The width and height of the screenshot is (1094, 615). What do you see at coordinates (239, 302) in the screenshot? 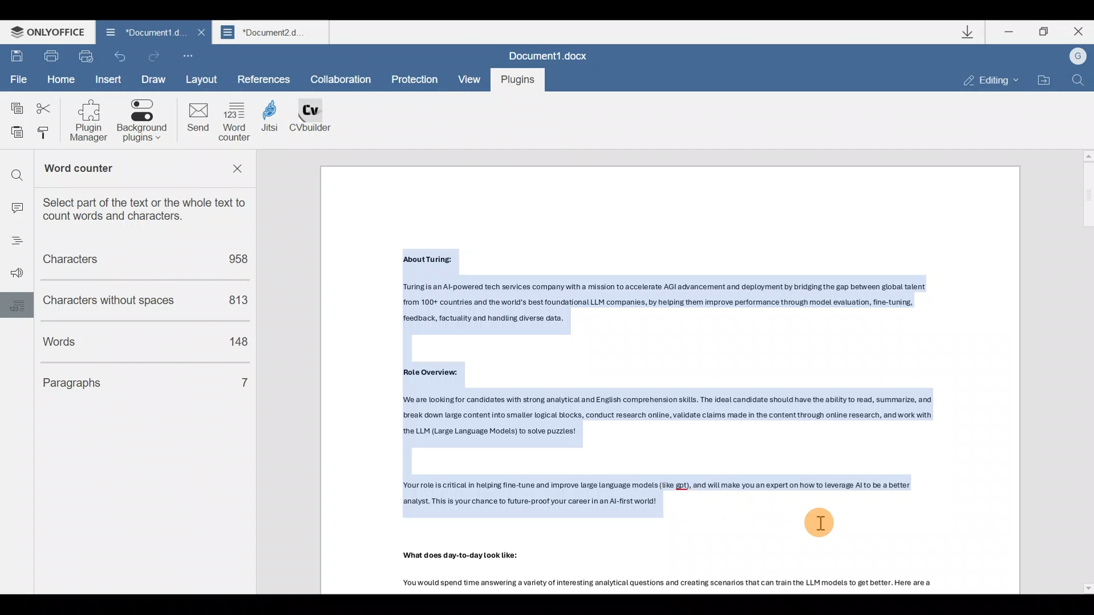
I see `813` at bounding box center [239, 302].